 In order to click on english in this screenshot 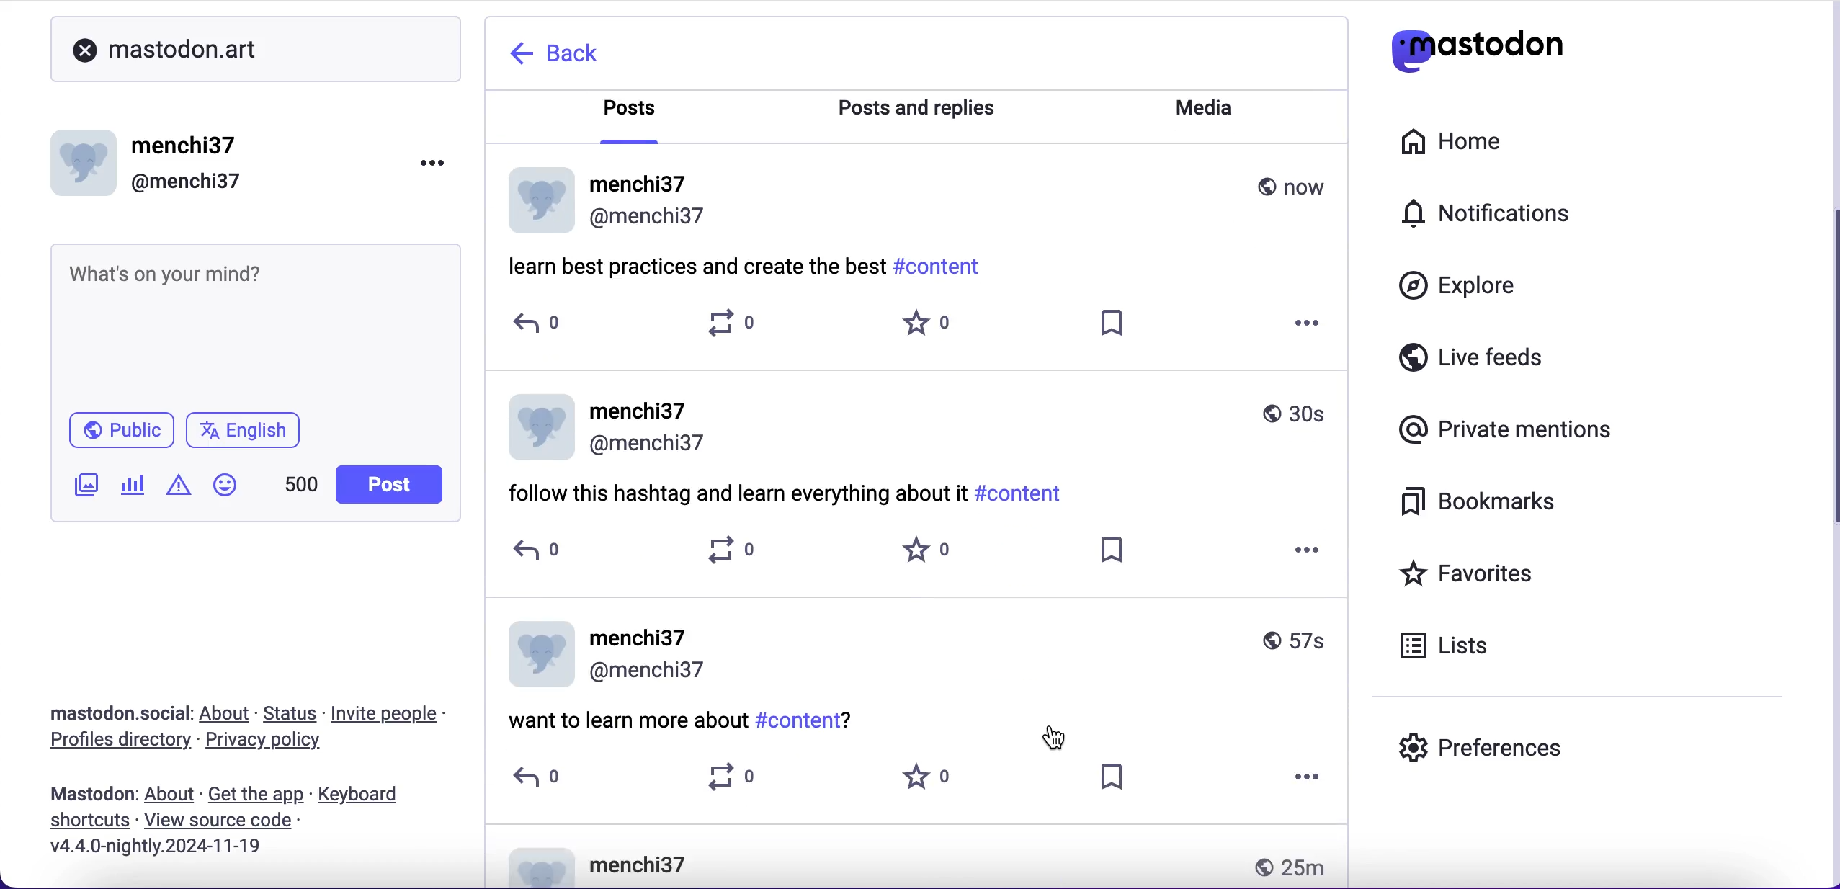, I will do `click(249, 434)`.